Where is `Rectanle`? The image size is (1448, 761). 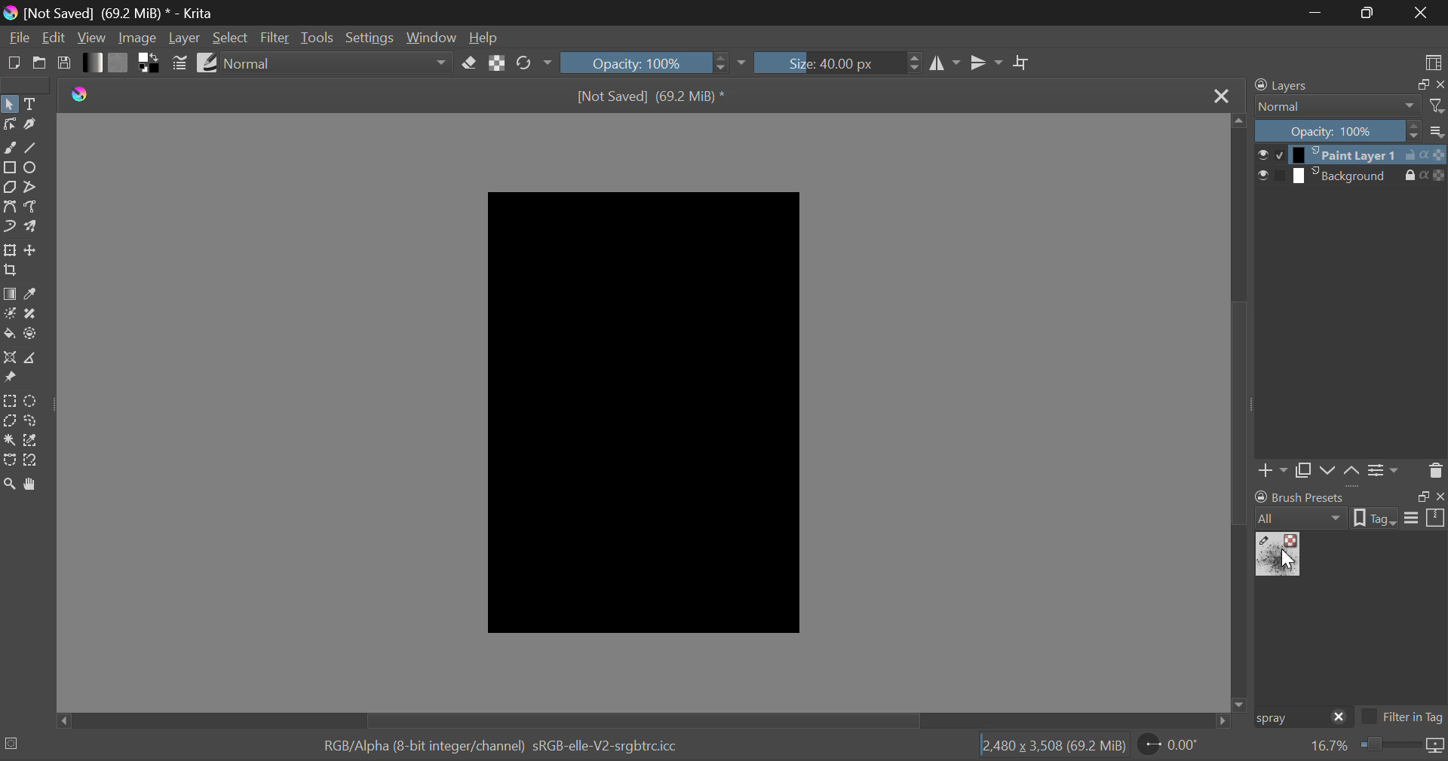
Rectanle is located at coordinates (10, 169).